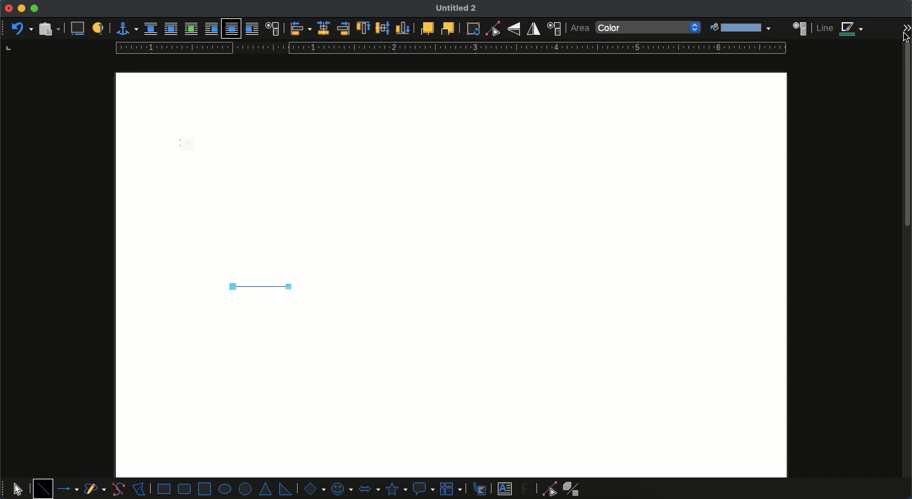 The height and width of the screenshot is (499, 912). What do you see at coordinates (739, 28) in the screenshot?
I see `fill color` at bounding box center [739, 28].